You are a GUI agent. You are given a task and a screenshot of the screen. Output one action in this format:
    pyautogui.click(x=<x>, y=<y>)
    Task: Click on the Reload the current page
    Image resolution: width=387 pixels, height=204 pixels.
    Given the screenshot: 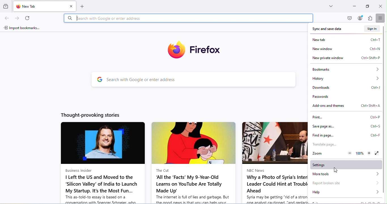 What is the action you would take?
    pyautogui.click(x=27, y=18)
    